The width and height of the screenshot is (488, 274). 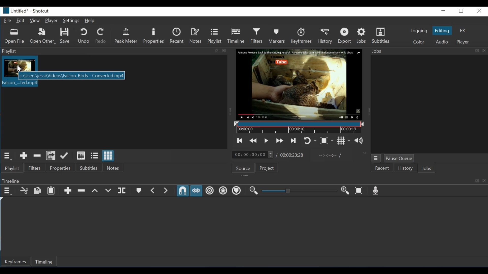 I want to click on File path popup message, so click(x=71, y=76).